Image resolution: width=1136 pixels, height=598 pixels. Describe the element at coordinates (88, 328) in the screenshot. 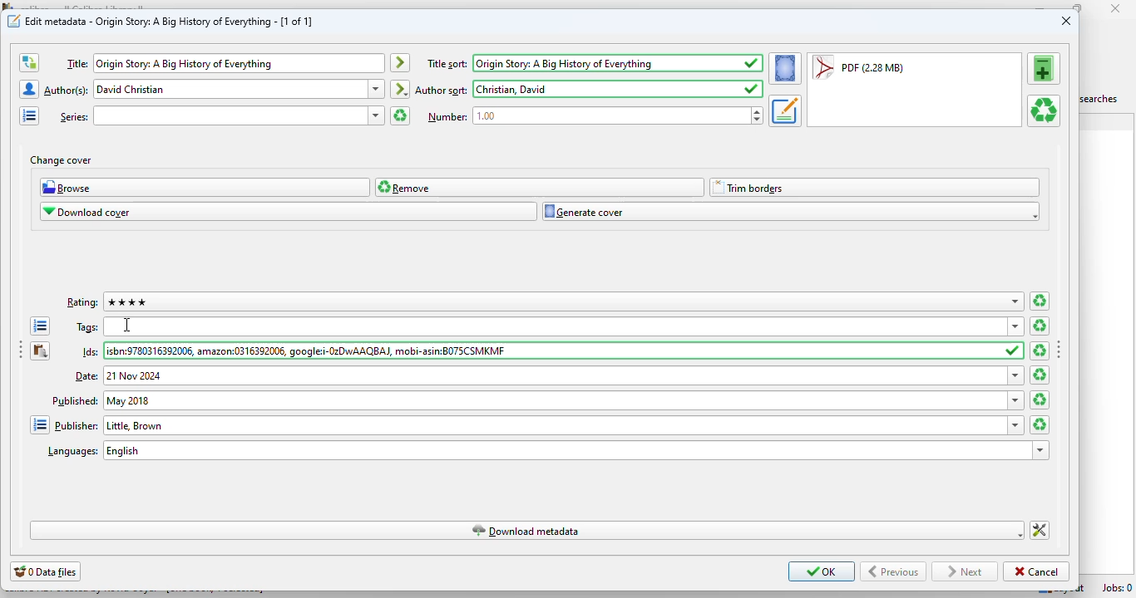

I see `text` at that location.